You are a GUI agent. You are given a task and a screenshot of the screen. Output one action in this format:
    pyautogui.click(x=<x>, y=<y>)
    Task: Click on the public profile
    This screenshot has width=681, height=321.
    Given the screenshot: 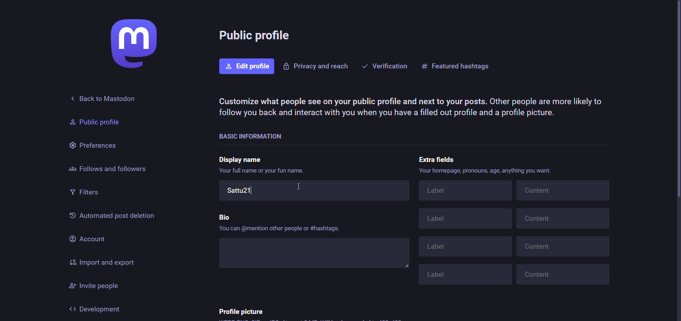 What is the action you would take?
    pyautogui.click(x=257, y=36)
    